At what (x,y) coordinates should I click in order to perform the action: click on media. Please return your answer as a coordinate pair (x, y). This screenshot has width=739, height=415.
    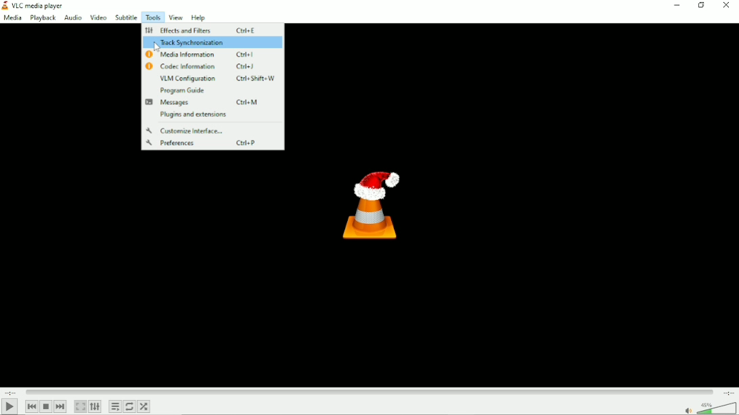
    Looking at the image, I should click on (14, 18).